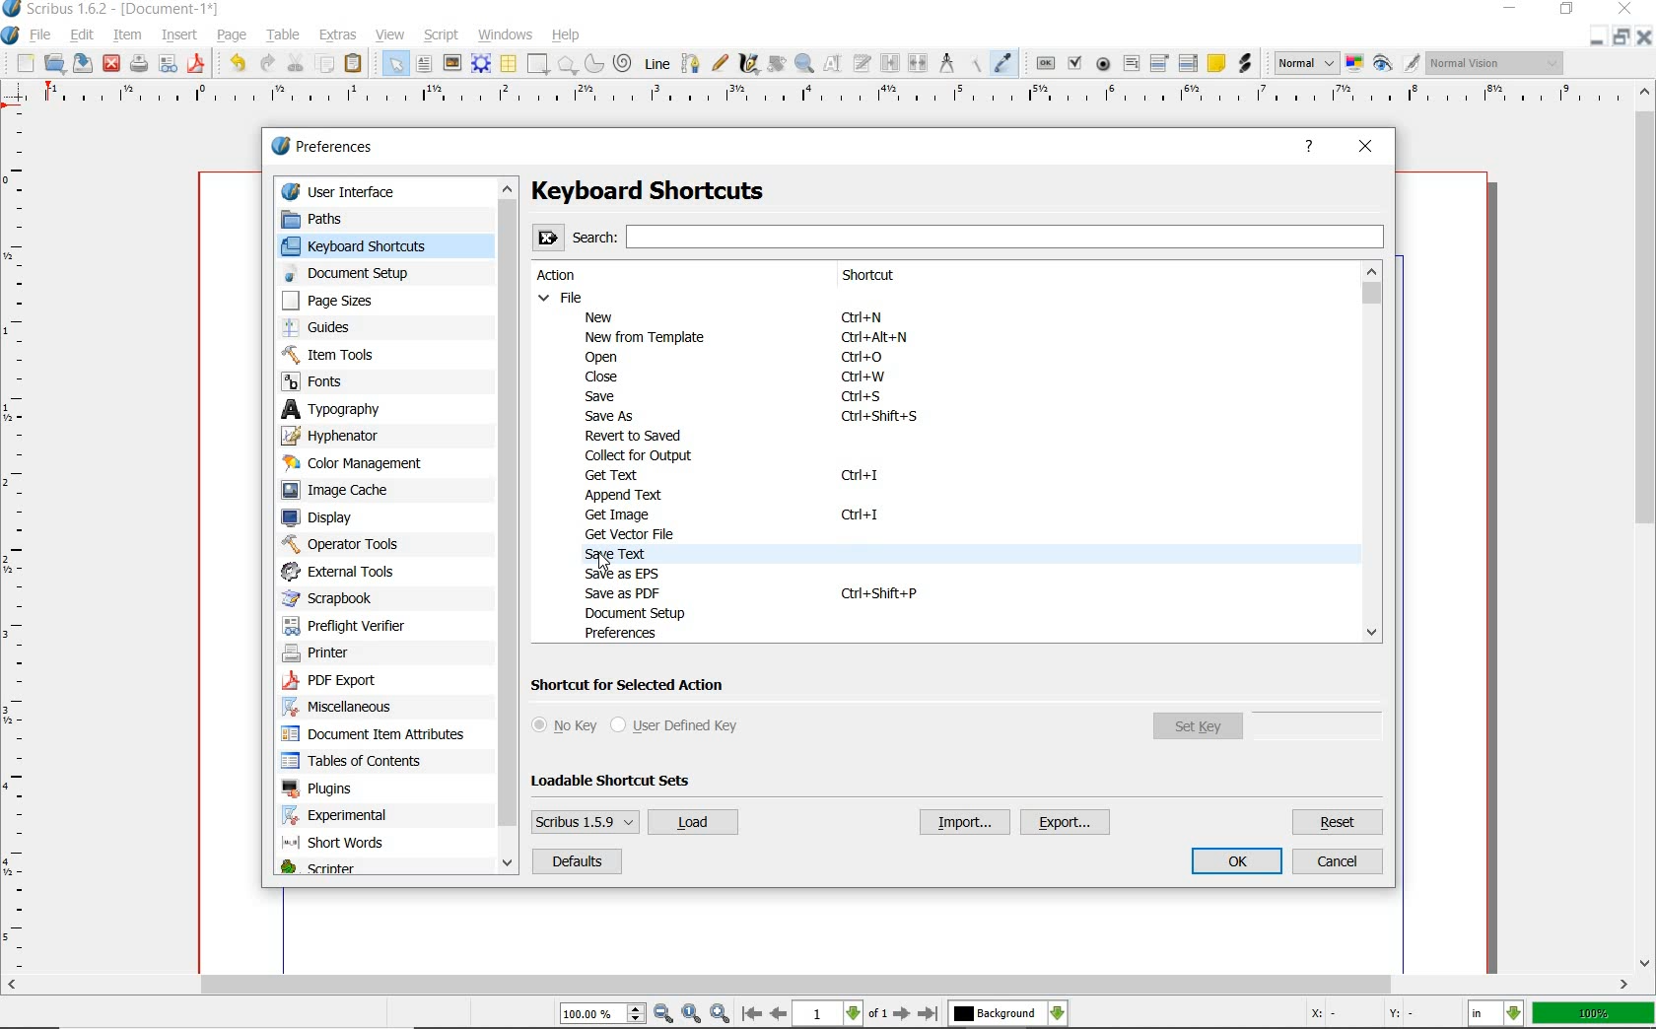  What do you see at coordinates (341, 544) in the screenshot?
I see `operator tools` at bounding box center [341, 544].